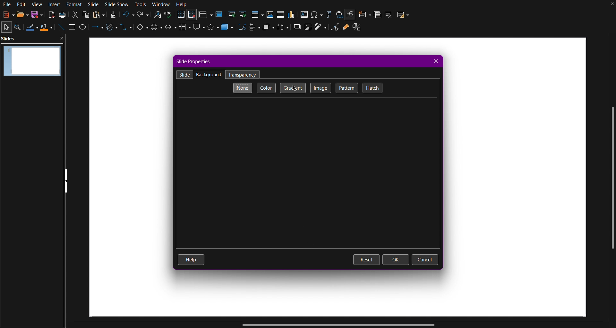 This screenshot has width=616, height=328. I want to click on Cursor, so click(294, 87).